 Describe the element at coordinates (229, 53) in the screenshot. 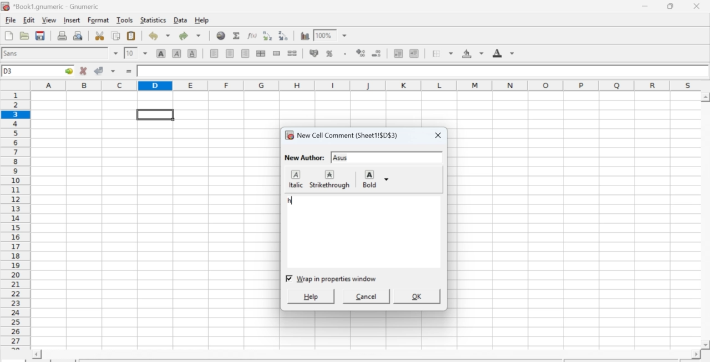

I see `Center horizontally` at that location.